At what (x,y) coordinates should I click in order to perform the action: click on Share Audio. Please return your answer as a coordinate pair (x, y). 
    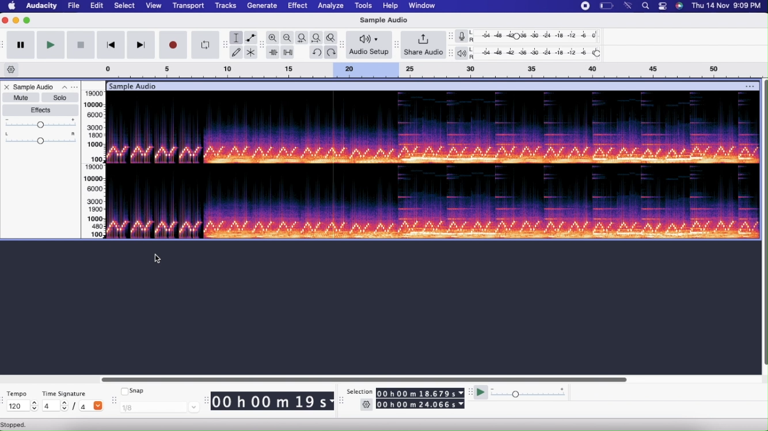
    Looking at the image, I should click on (424, 44).